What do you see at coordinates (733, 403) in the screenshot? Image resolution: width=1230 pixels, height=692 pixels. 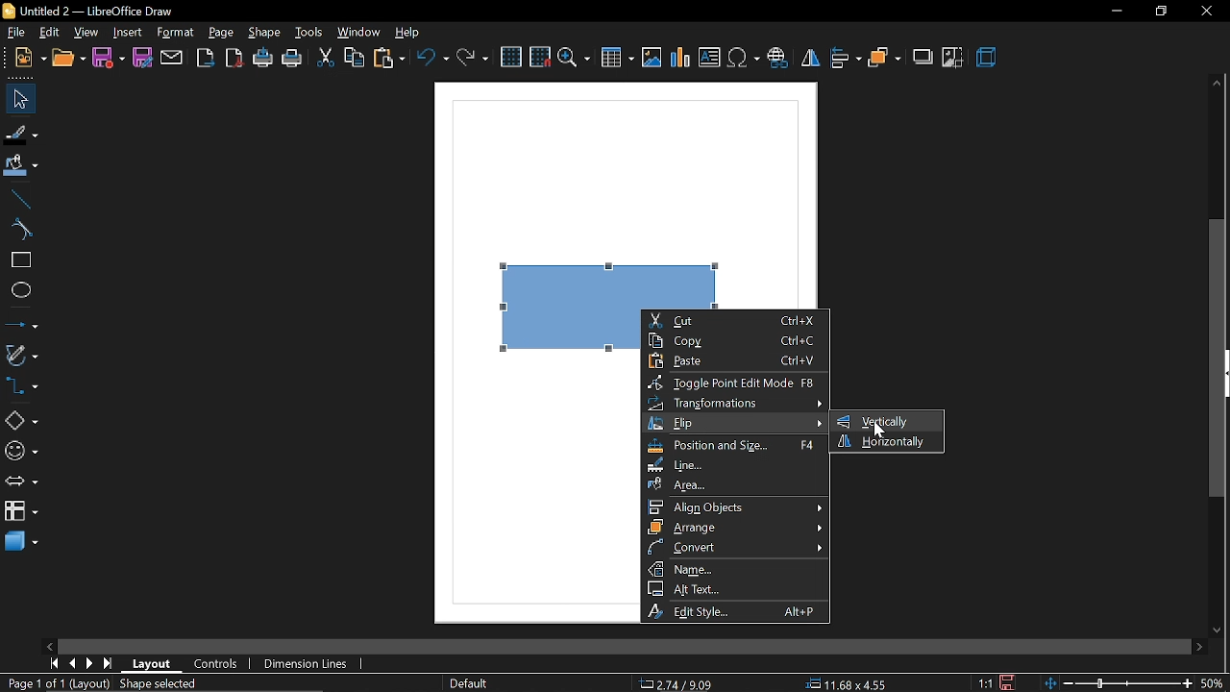 I see `transformation` at bounding box center [733, 403].